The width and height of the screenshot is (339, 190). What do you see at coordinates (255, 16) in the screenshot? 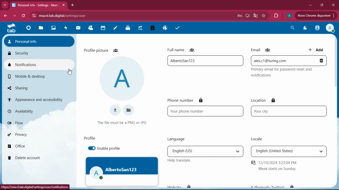
I see `google translate` at bounding box center [255, 16].